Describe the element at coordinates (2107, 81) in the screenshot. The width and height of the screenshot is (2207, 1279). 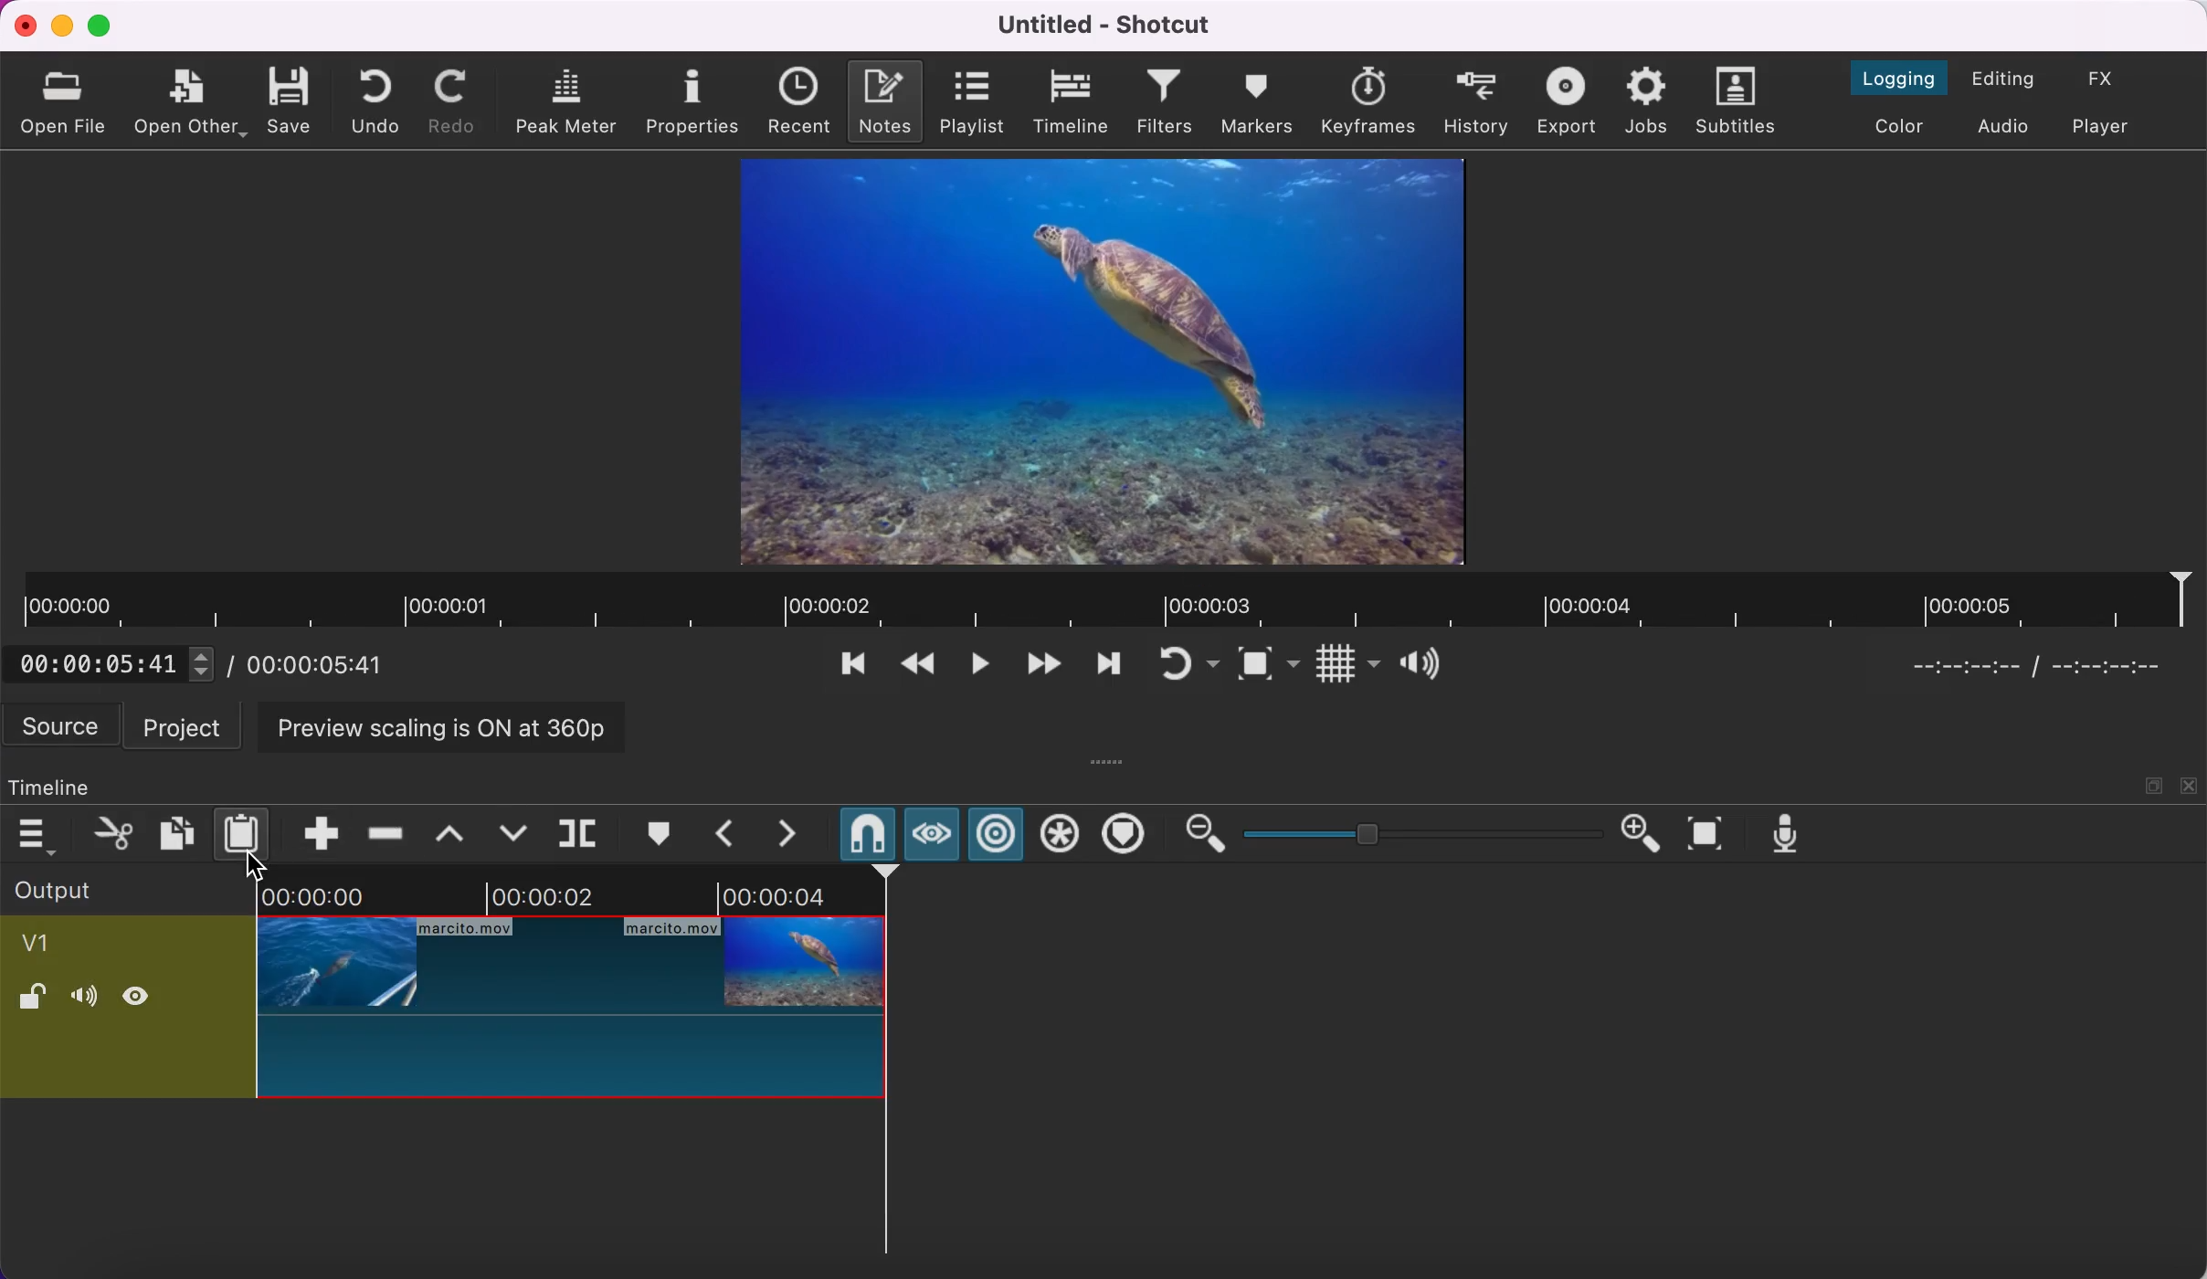
I see `switch to the effects layout` at that location.